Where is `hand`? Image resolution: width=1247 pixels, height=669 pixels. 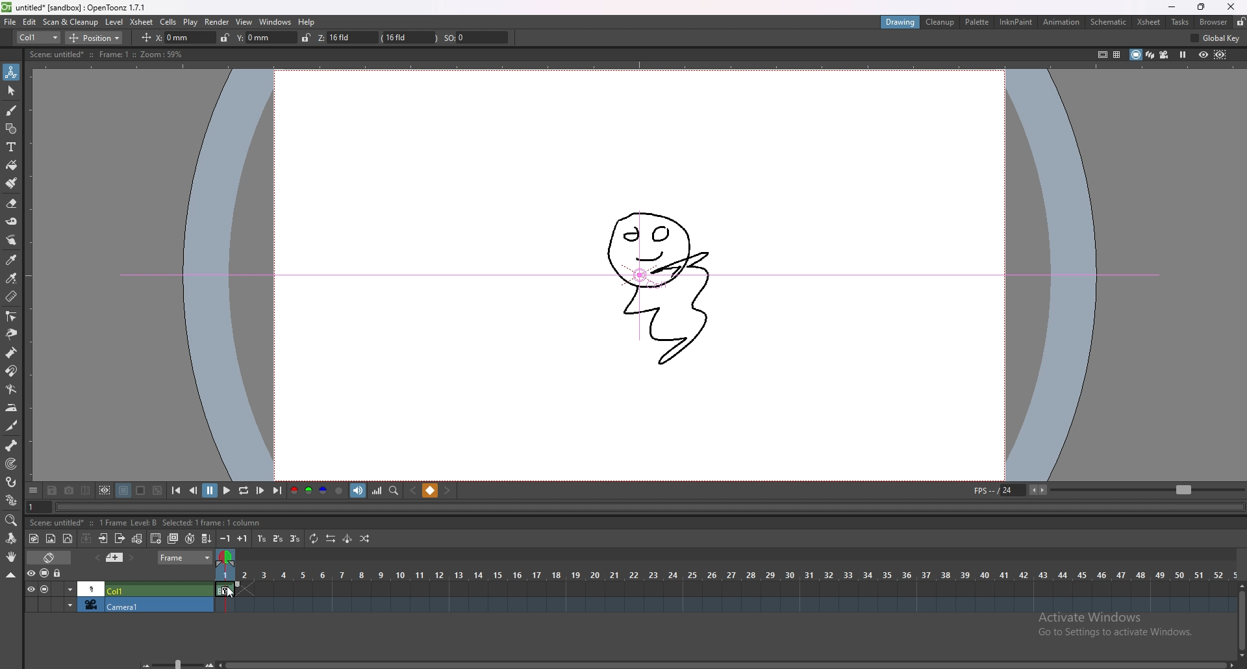
hand is located at coordinates (12, 557).